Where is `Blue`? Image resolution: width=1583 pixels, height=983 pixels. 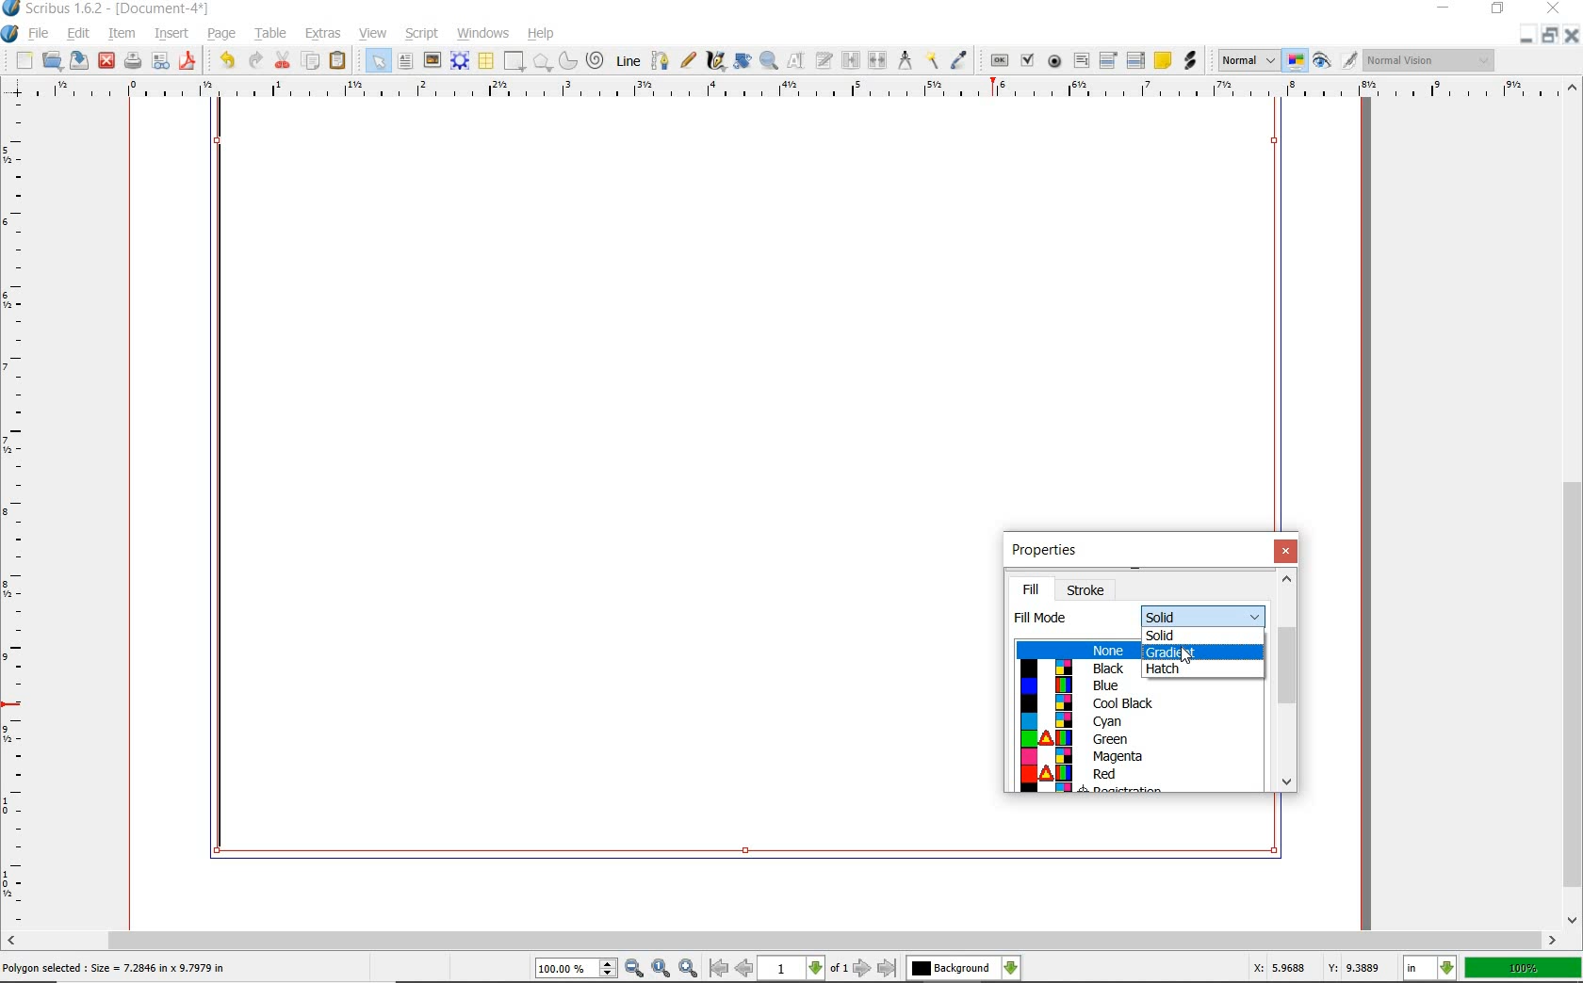 Blue is located at coordinates (1080, 685).